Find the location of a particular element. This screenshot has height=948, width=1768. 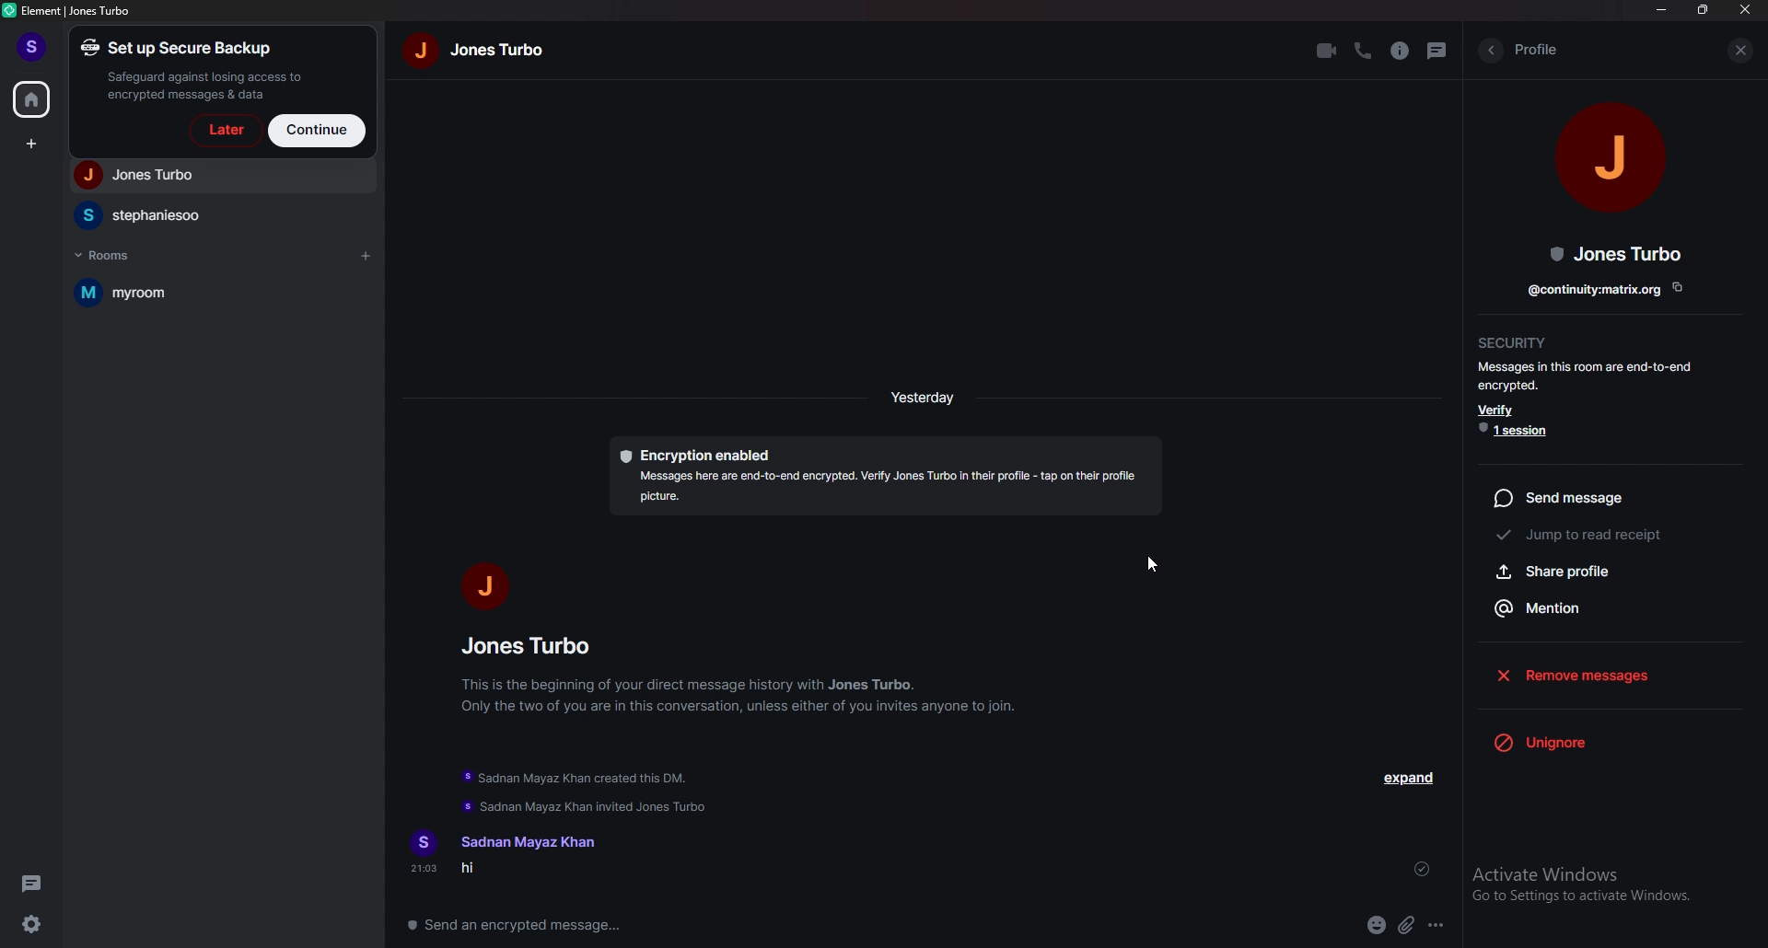

time is located at coordinates (925, 397).